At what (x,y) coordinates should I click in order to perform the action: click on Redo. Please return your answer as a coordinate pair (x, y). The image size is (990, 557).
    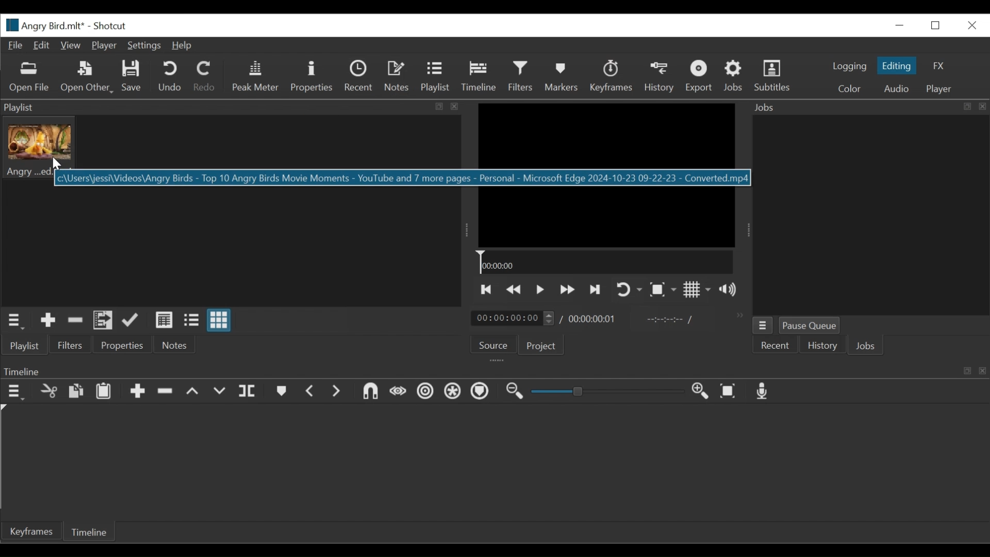
    Looking at the image, I should click on (205, 76).